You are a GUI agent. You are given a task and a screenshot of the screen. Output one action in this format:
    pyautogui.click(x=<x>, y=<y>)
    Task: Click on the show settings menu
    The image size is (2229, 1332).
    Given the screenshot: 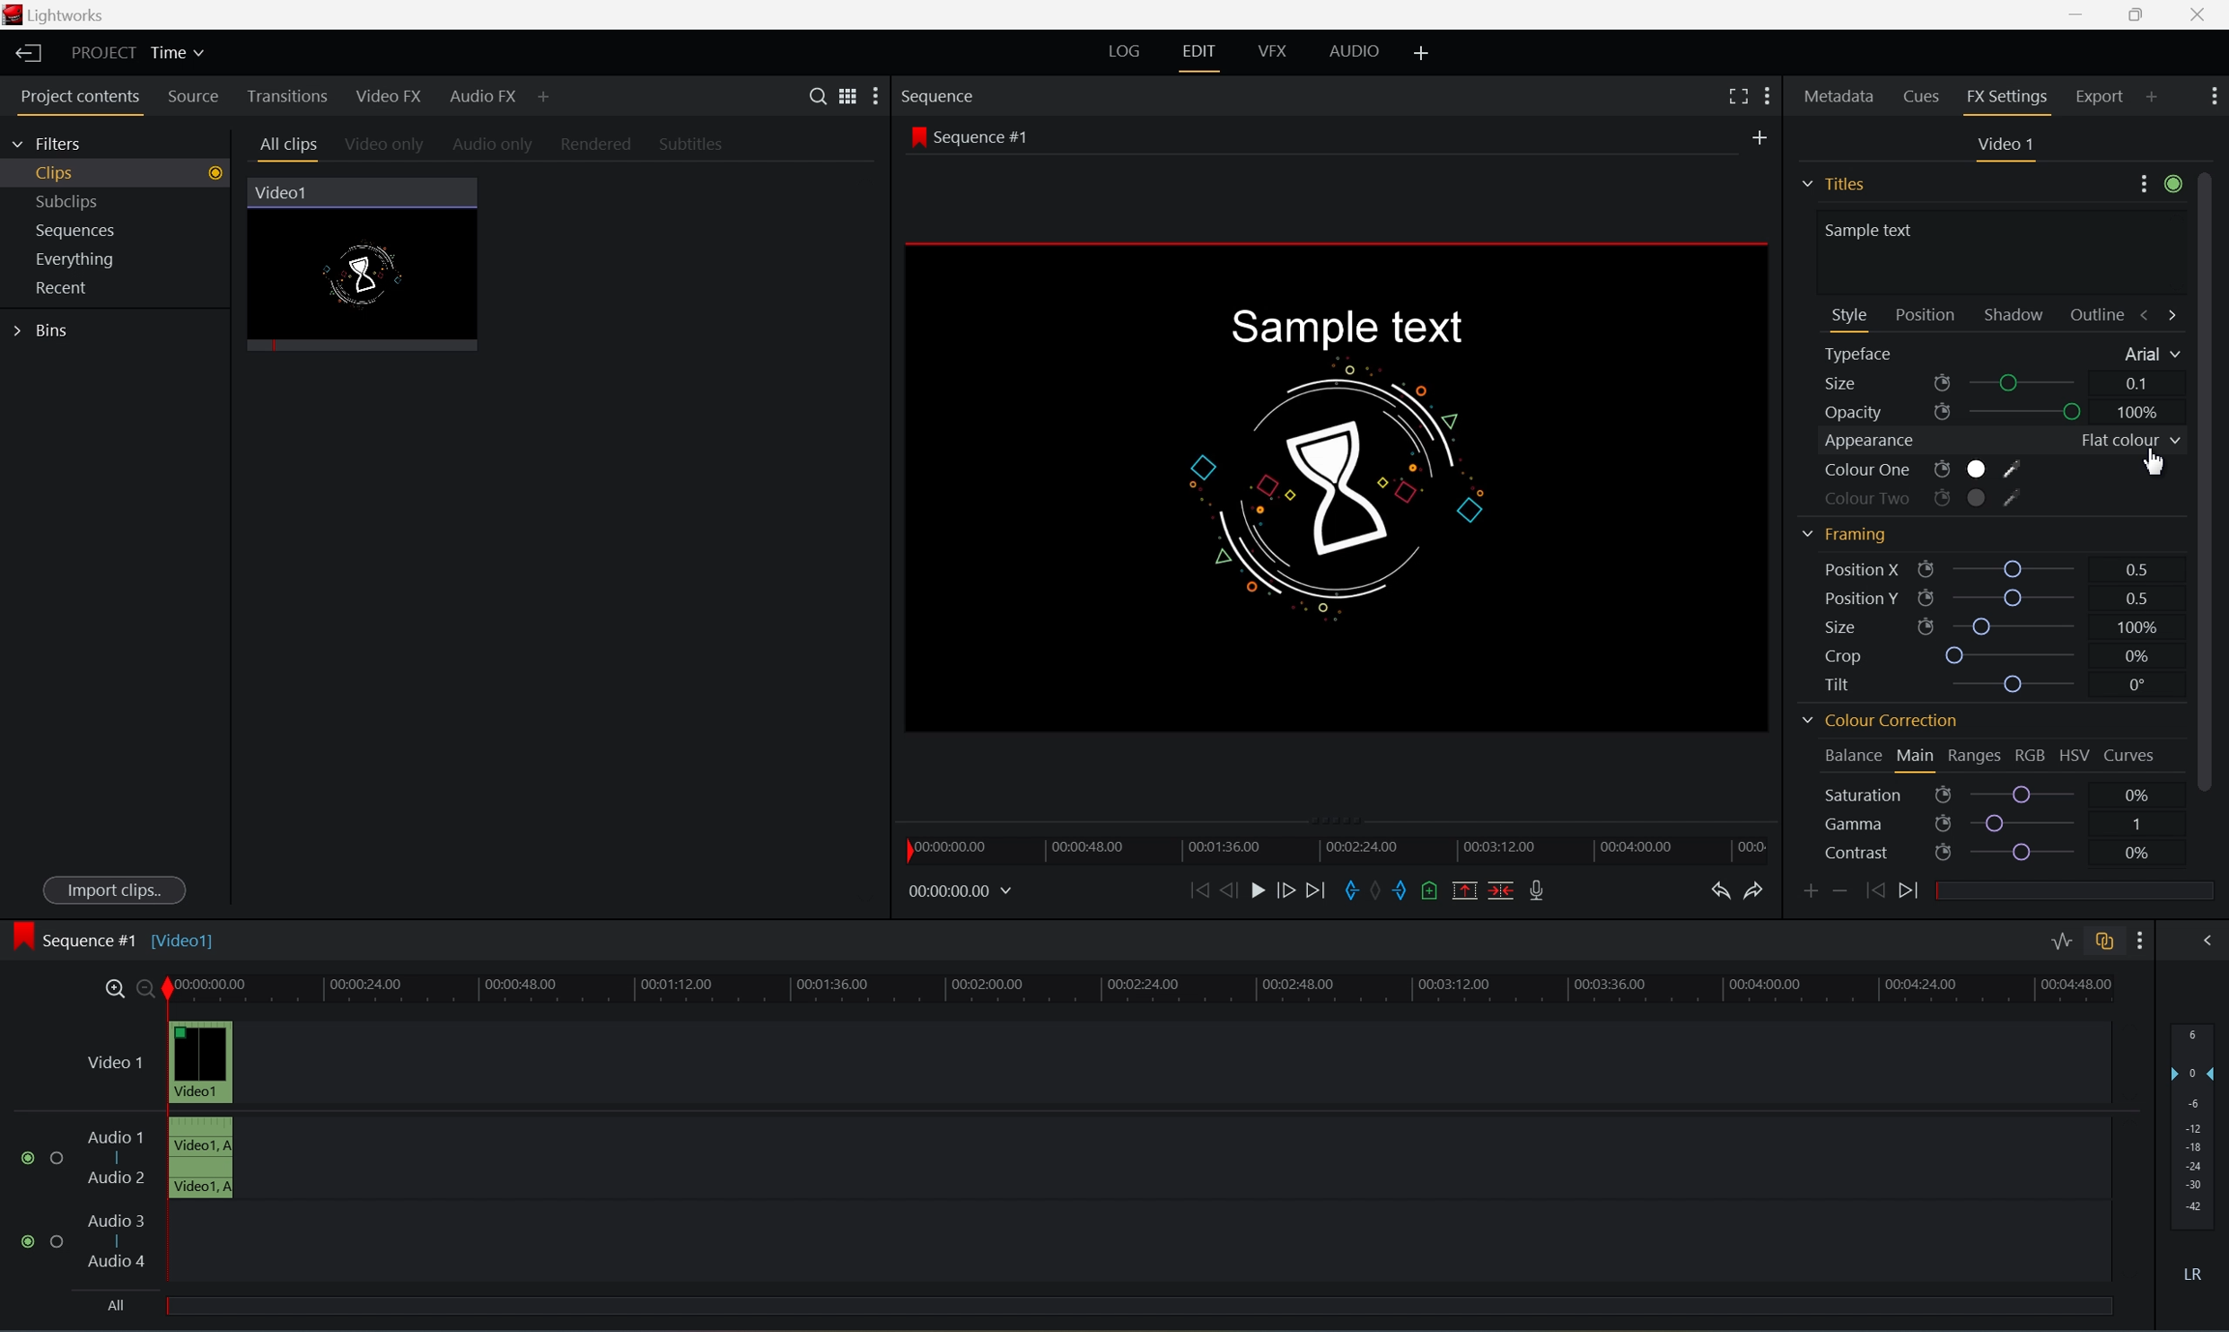 What is the action you would take?
    pyautogui.click(x=2137, y=941)
    